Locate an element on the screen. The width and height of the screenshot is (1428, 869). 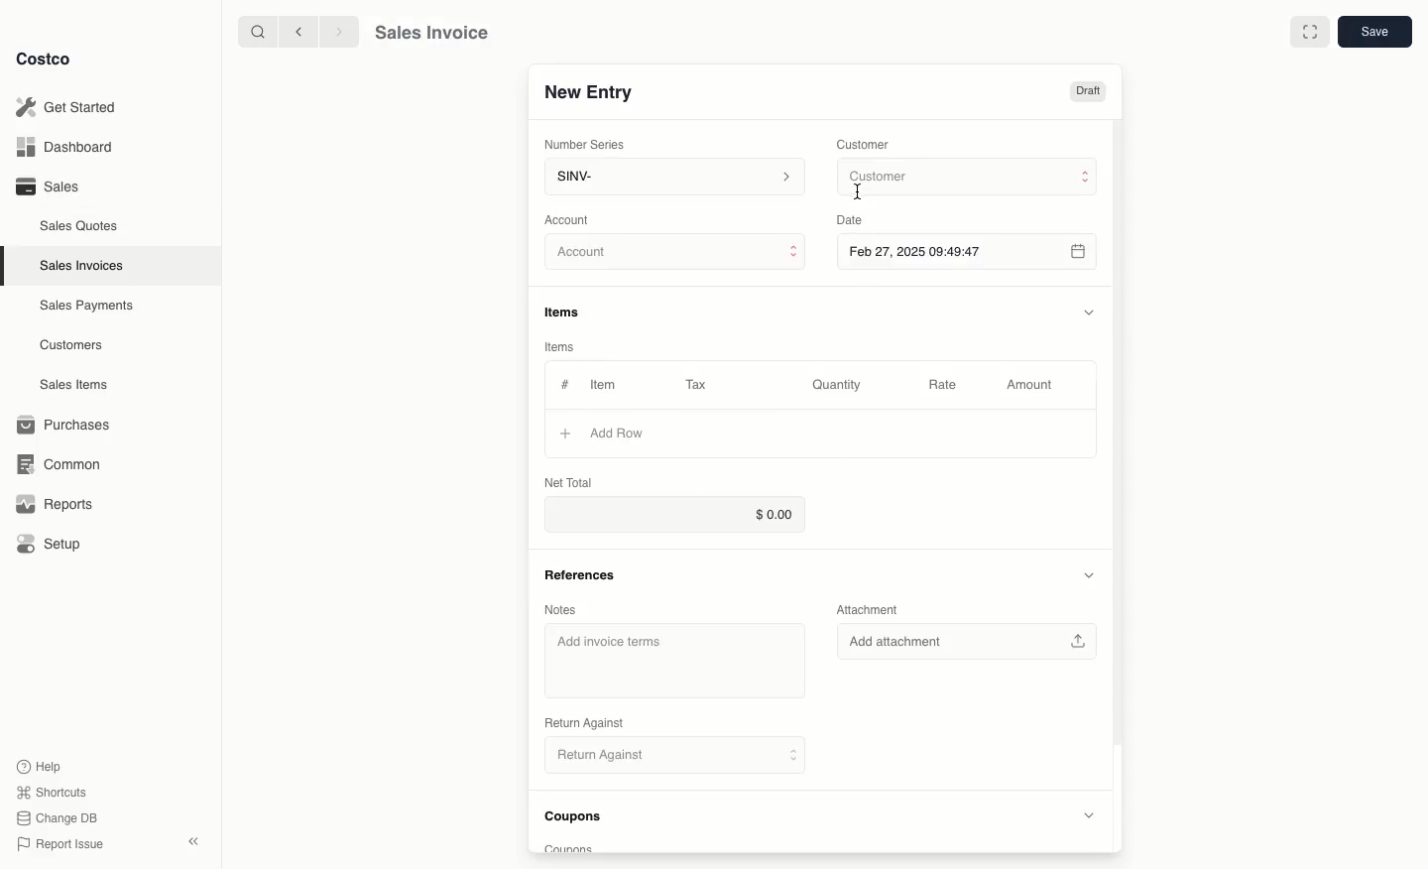
SINV- is located at coordinates (670, 179).